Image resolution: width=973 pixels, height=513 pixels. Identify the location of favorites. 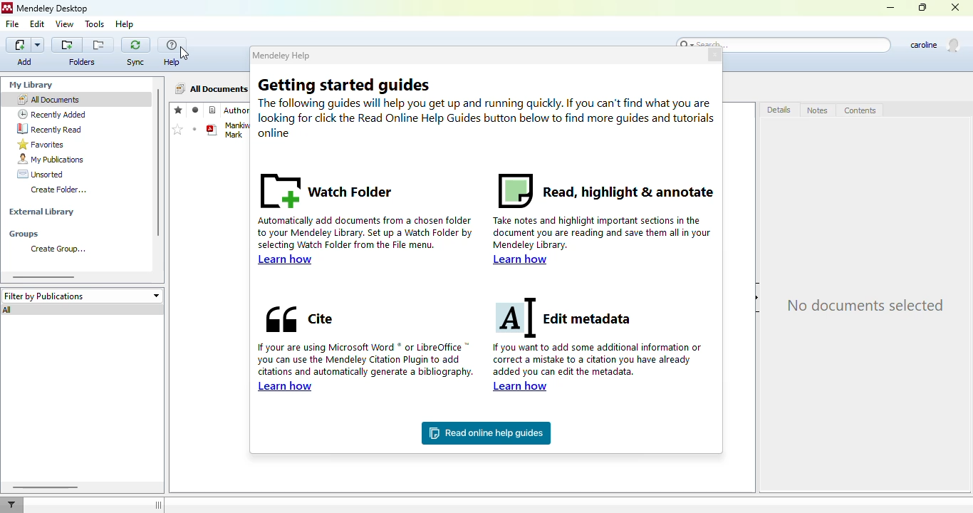
(41, 144).